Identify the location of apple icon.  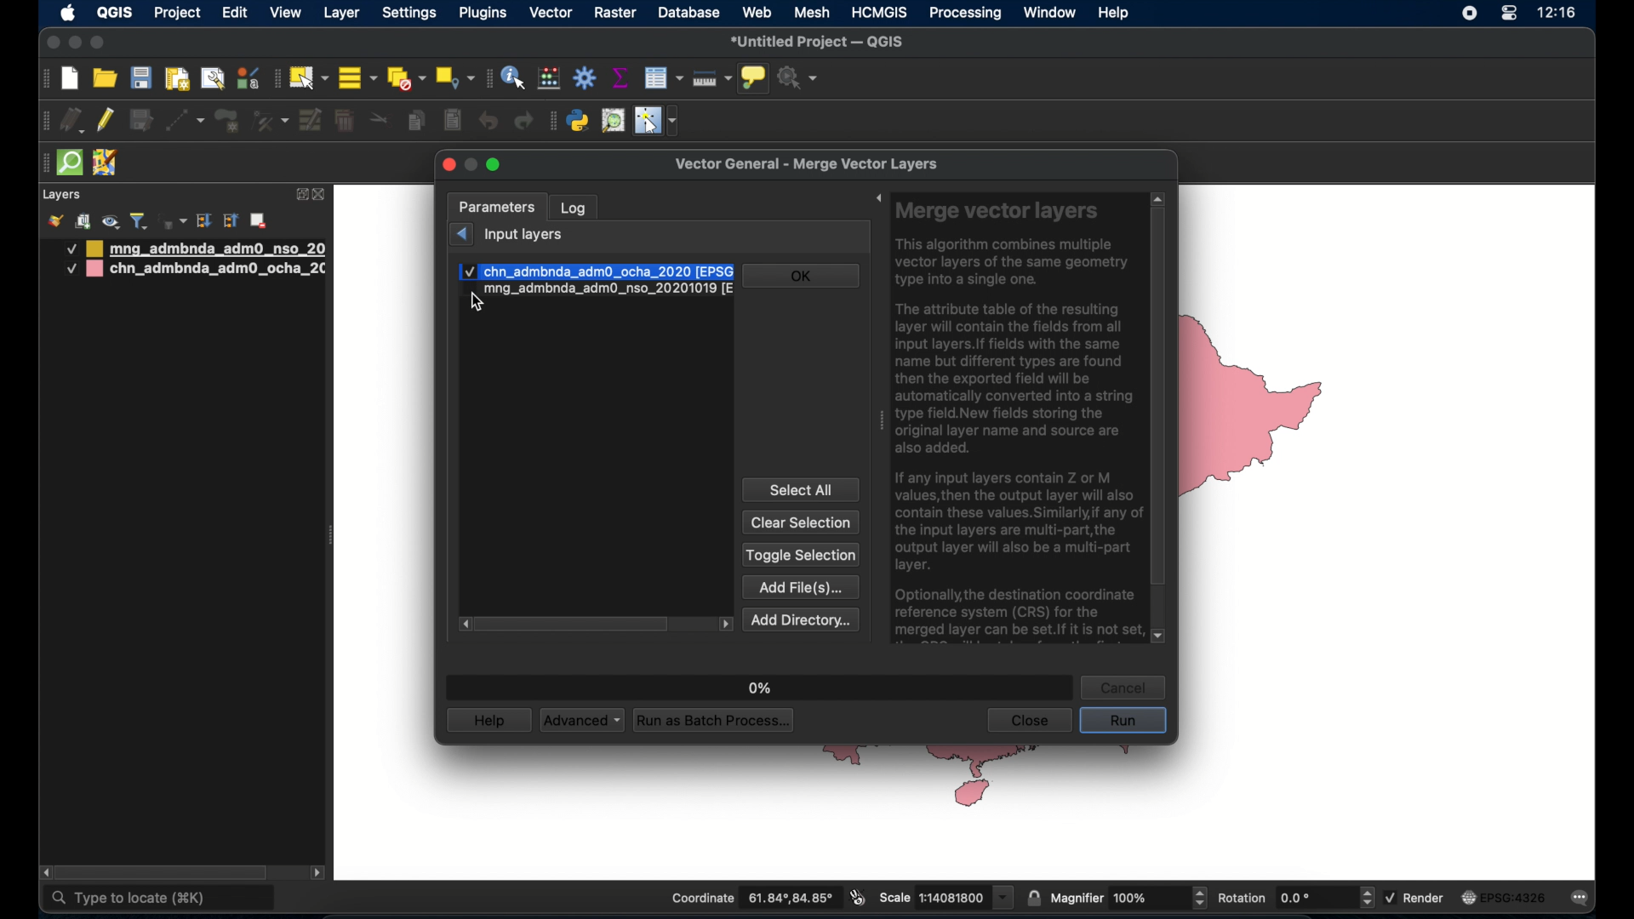
(68, 13).